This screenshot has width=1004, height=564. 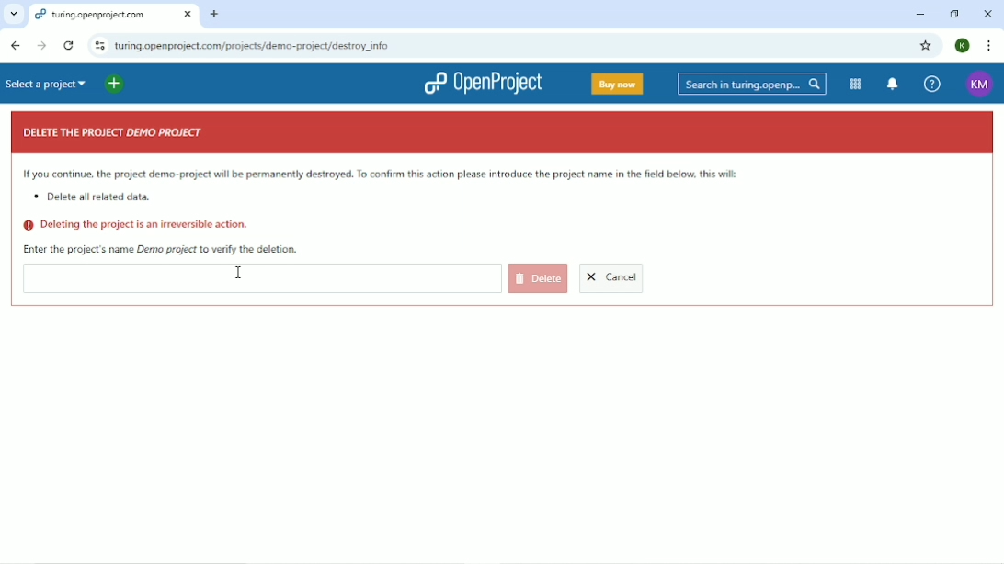 What do you see at coordinates (112, 16) in the screenshot?
I see `turing.openproject.com` at bounding box center [112, 16].